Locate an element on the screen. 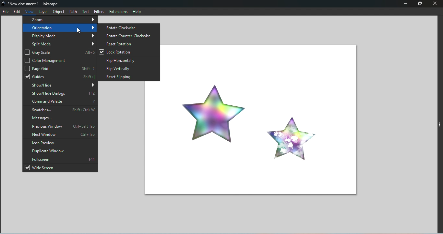 This screenshot has height=234, width=443. Duplicate window is located at coordinates (61, 151).